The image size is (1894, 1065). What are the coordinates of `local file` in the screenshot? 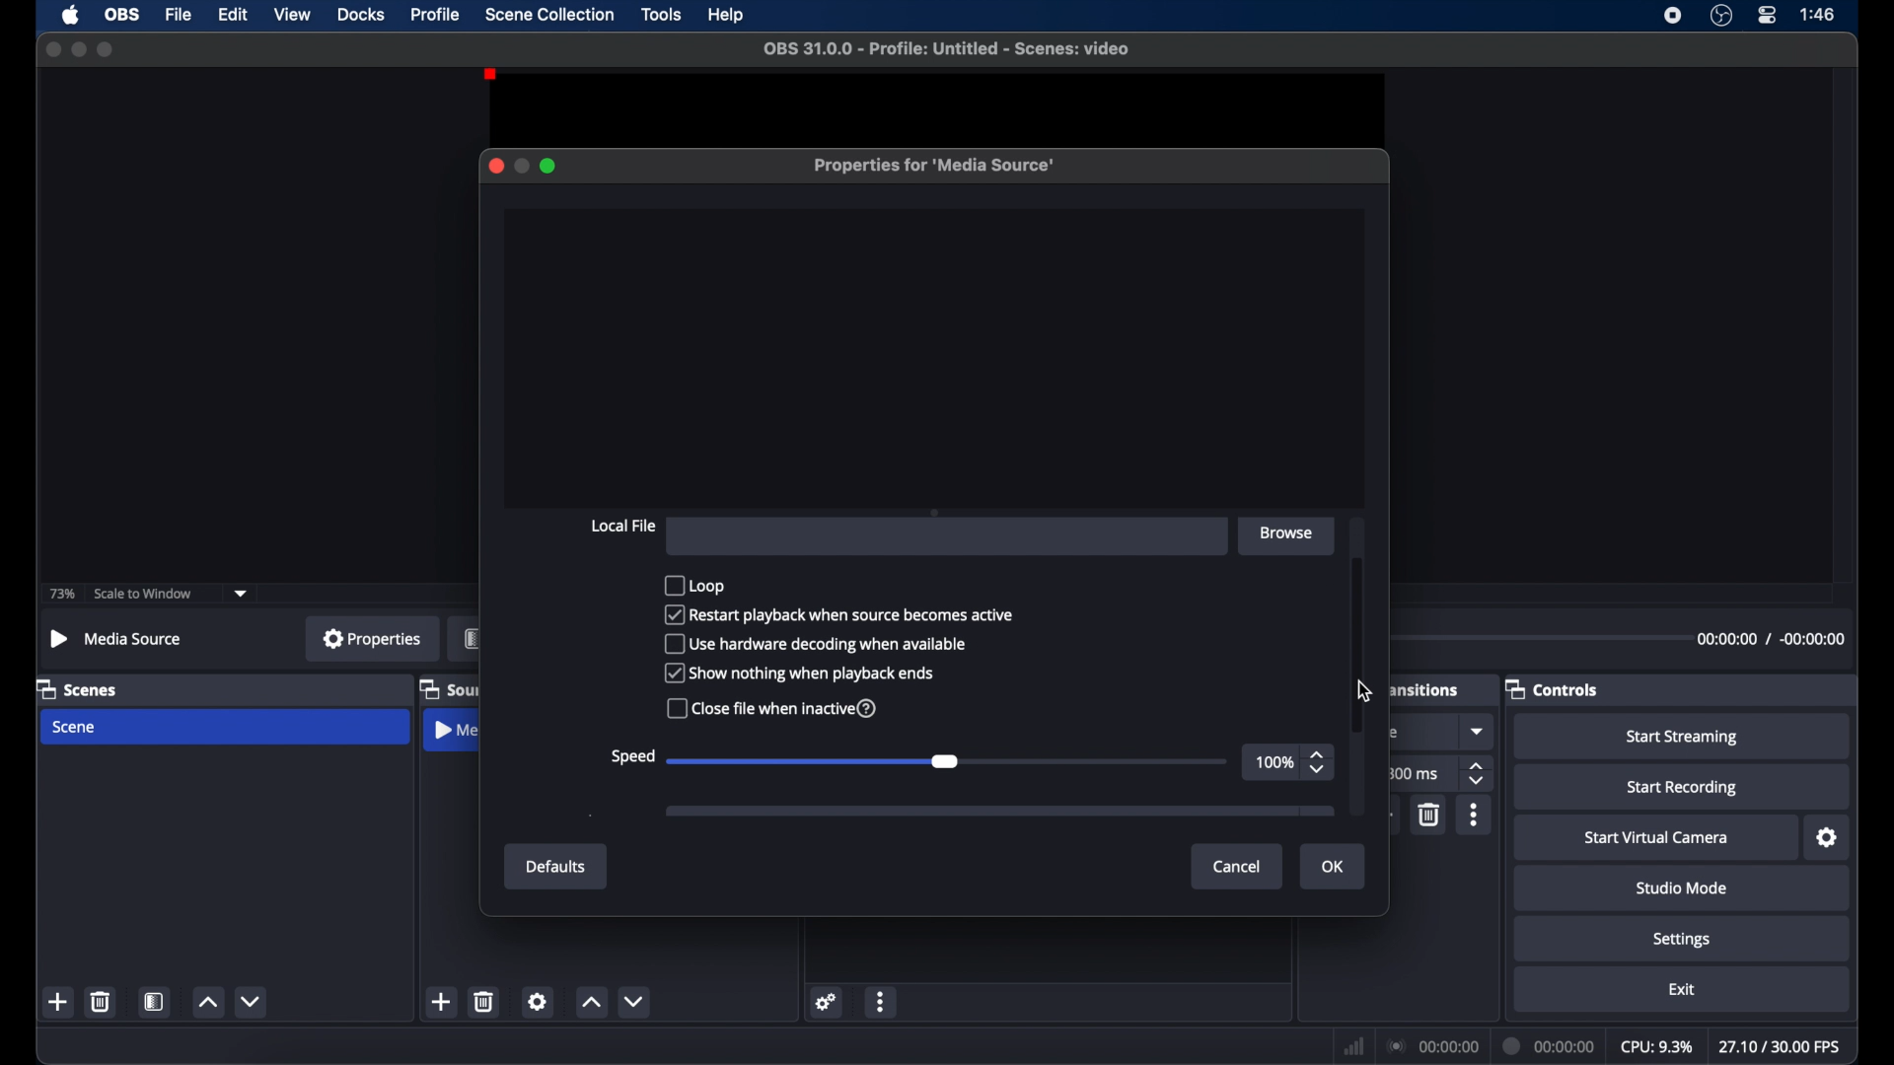 It's located at (622, 527).